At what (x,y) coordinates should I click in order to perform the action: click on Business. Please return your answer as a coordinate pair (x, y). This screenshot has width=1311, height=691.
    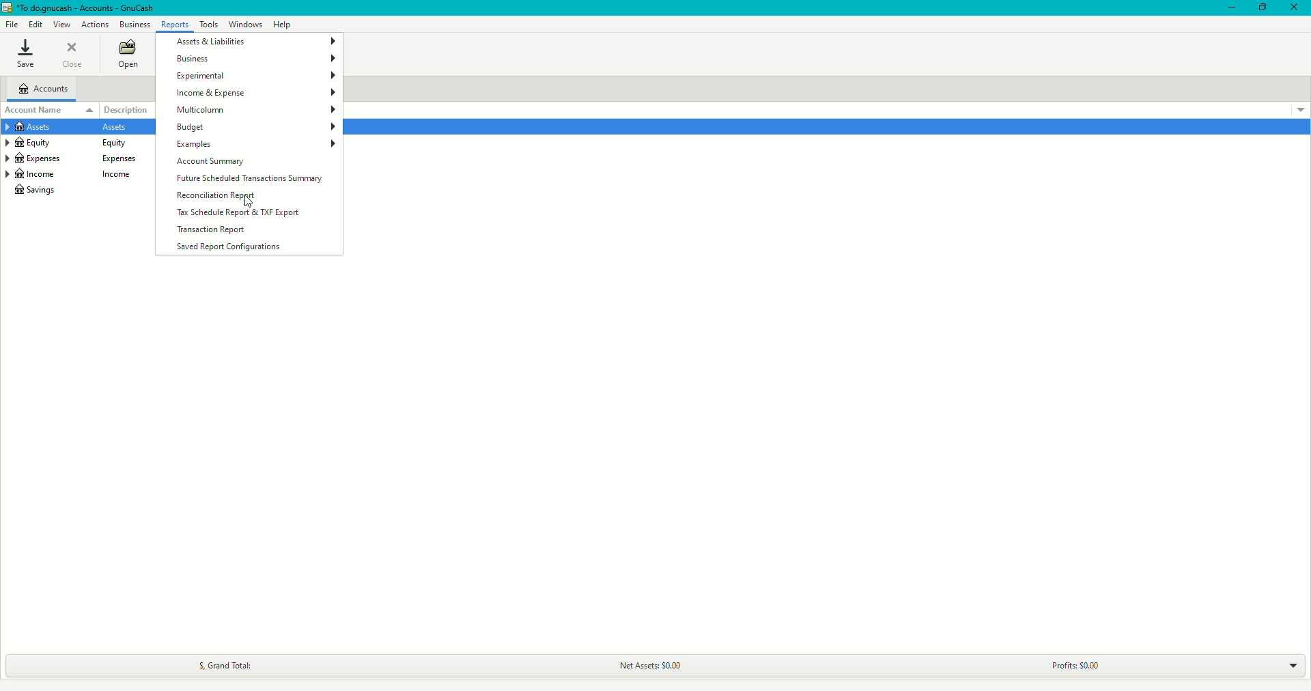
    Looking at the image, I should click on (135, 24).